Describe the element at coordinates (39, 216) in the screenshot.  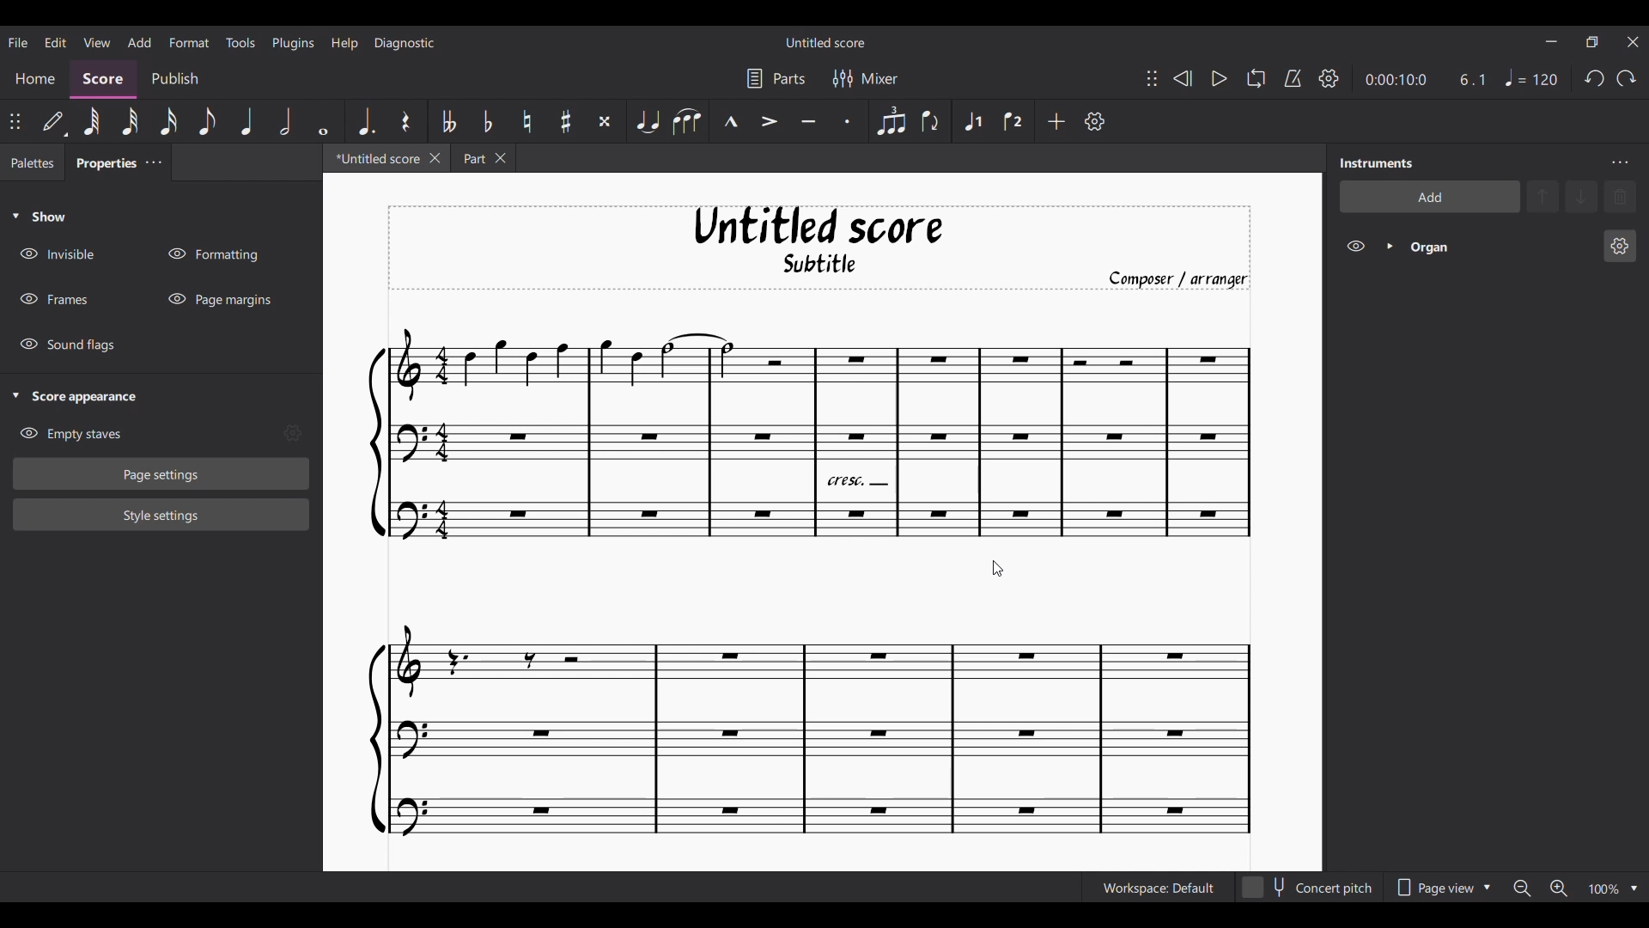
I see `Collapse Show` at that location.